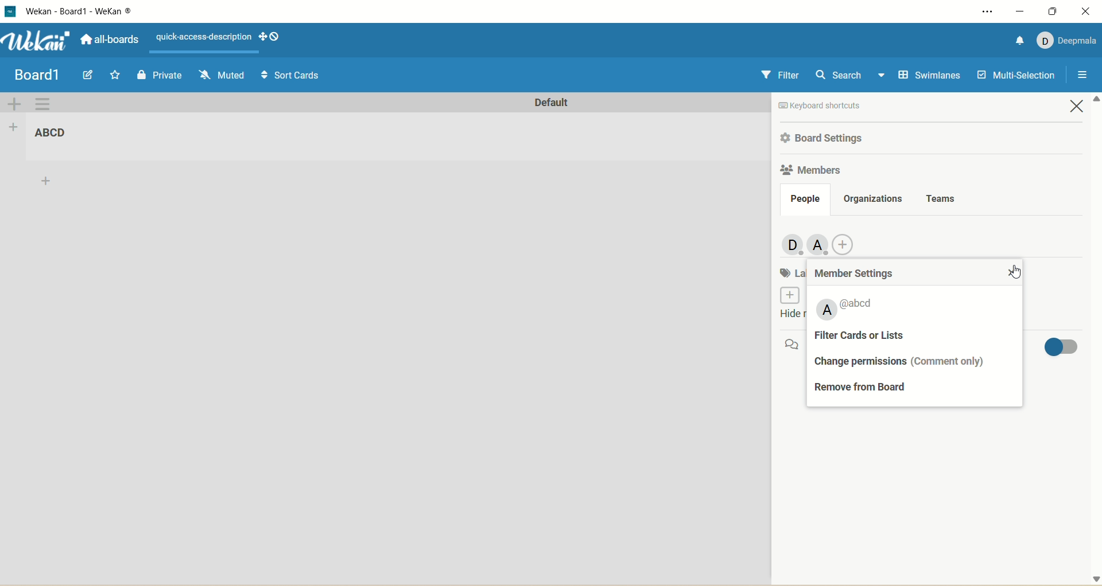  Describe the element at coordinates (43, 105) in the screenshot. I see `swimlane actions` at that location.